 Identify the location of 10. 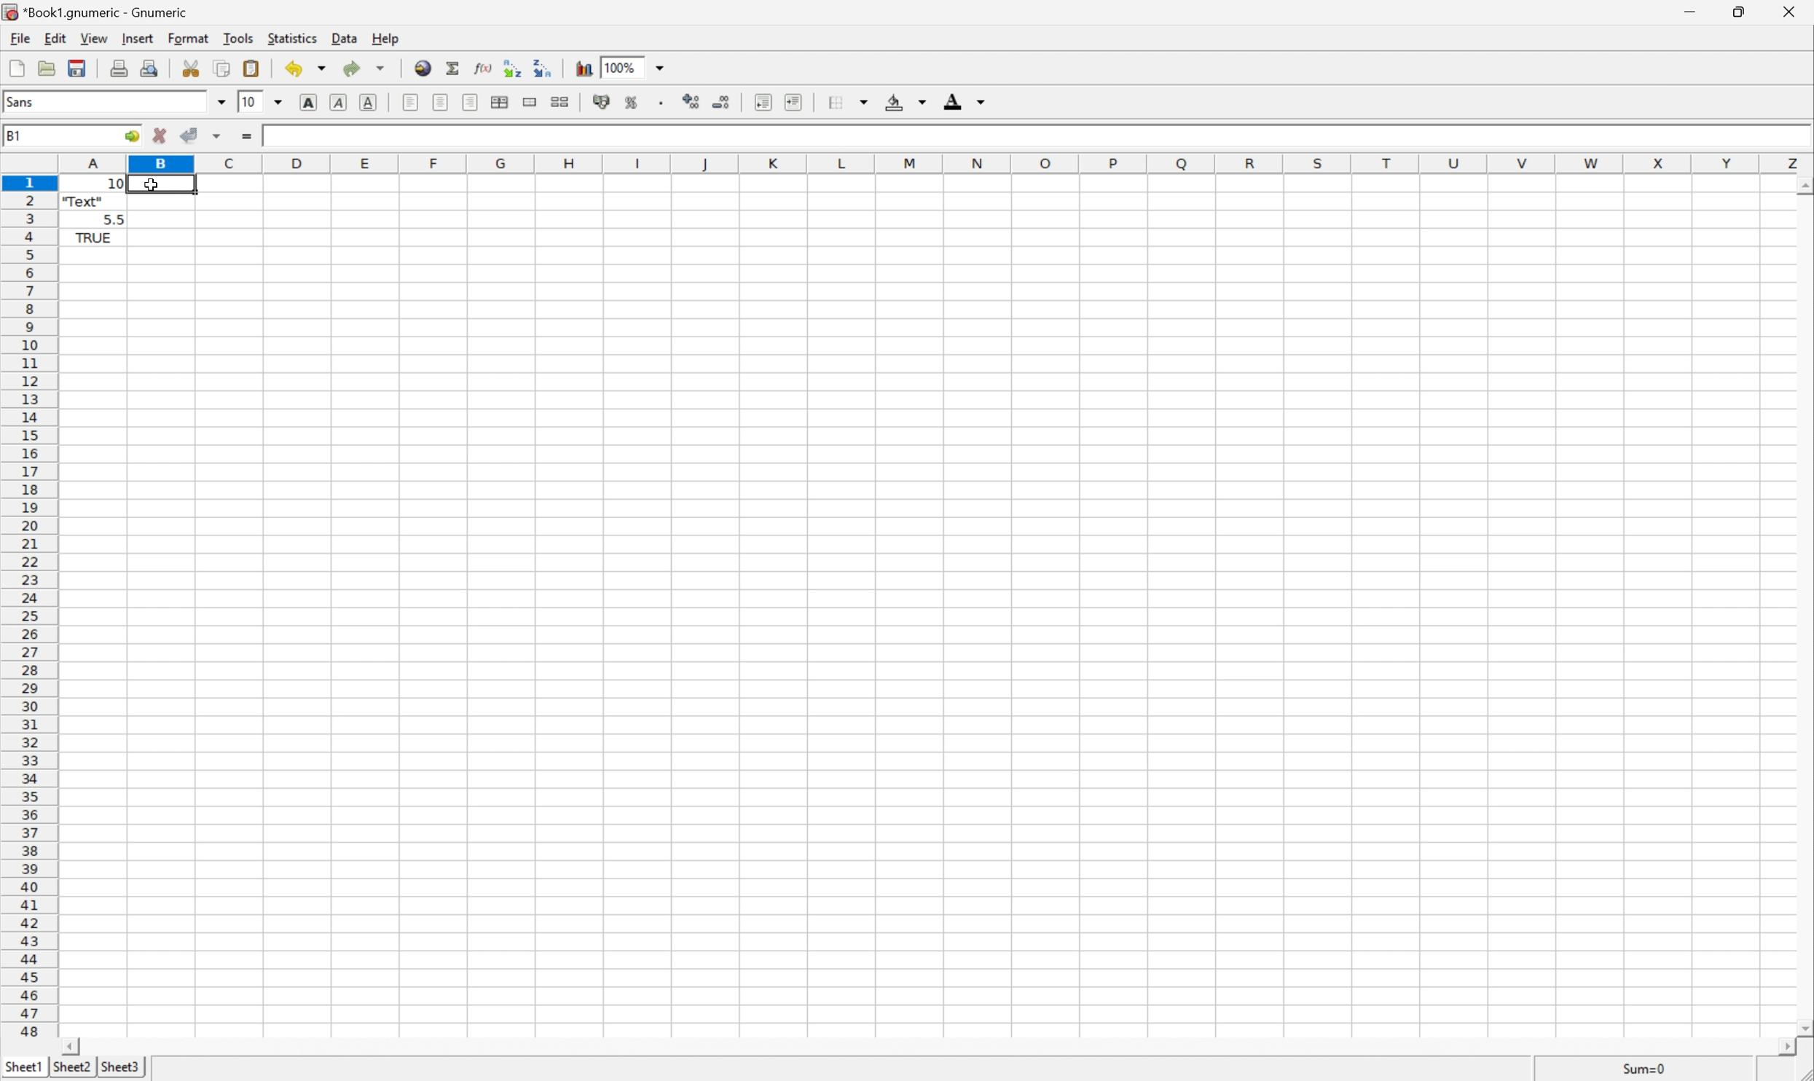
(271, 135).